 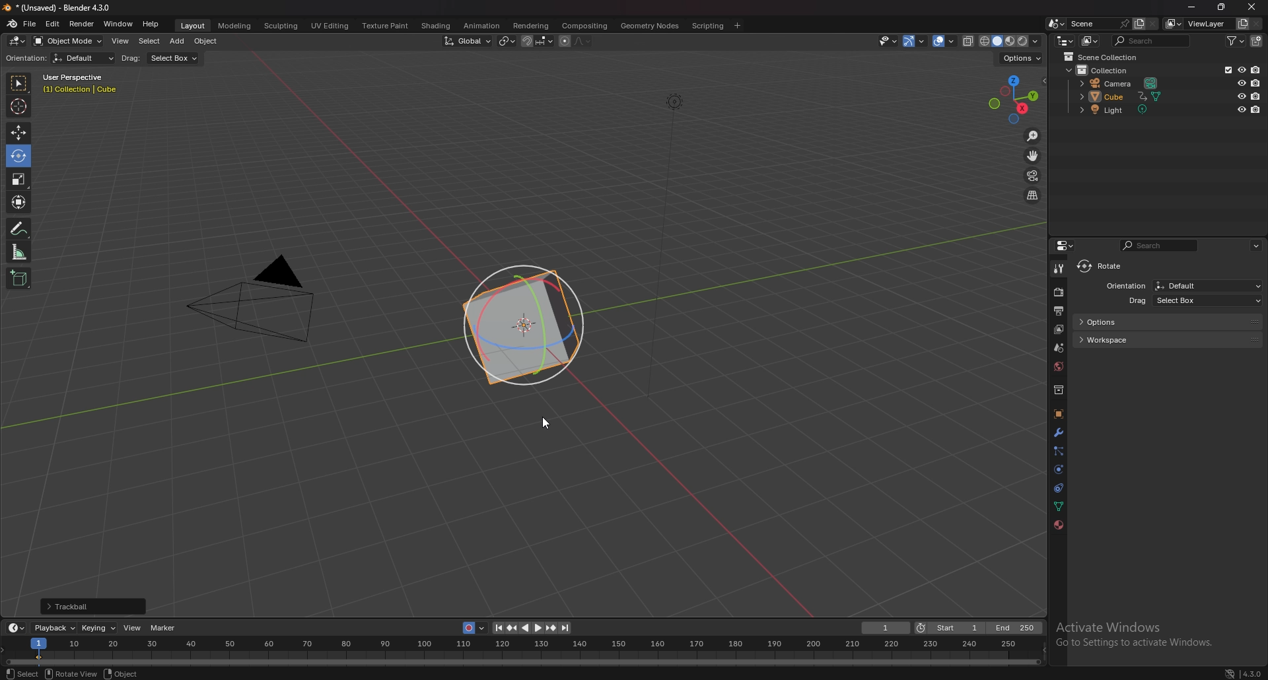 What do you see at coordinates (1241, 109) in the screenshot?
I see `hide in view port` at bounding box center [1241, 109].